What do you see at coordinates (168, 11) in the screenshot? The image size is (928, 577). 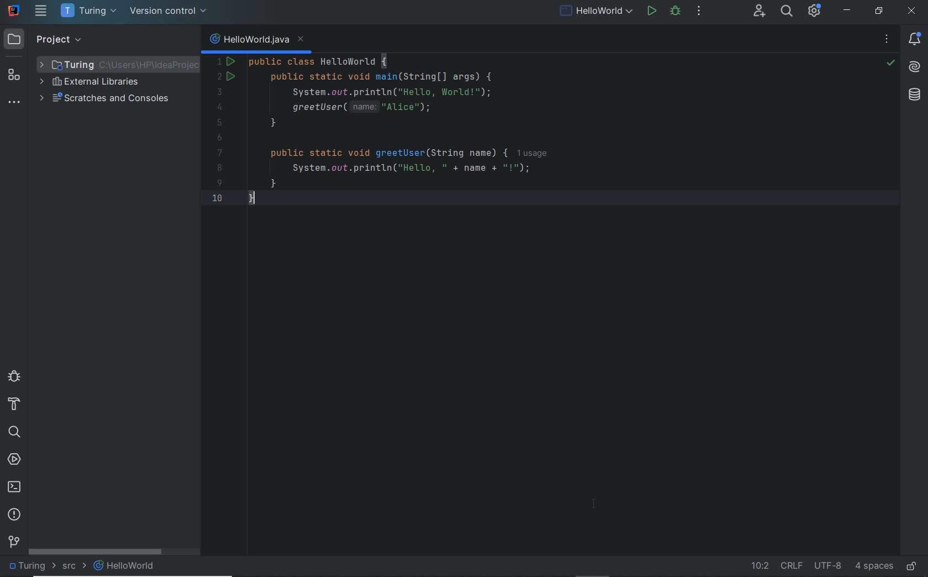 I see `version control` at bounding box center [168, 11].